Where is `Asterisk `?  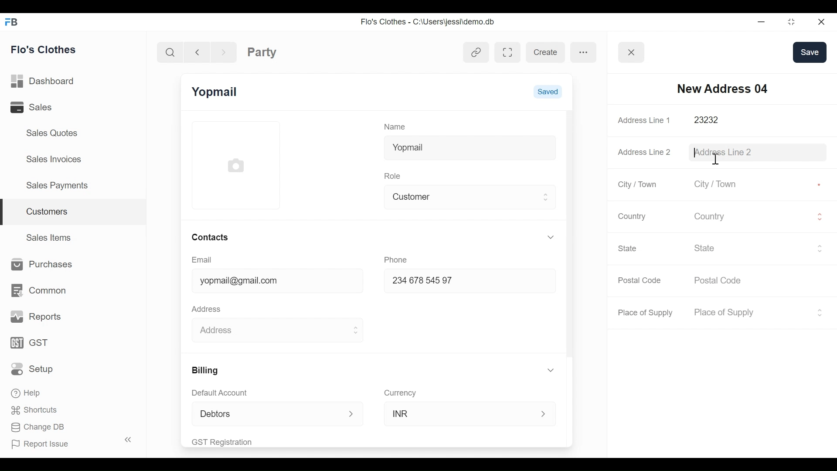 Asterisk  is located at coordinates (820, 184).